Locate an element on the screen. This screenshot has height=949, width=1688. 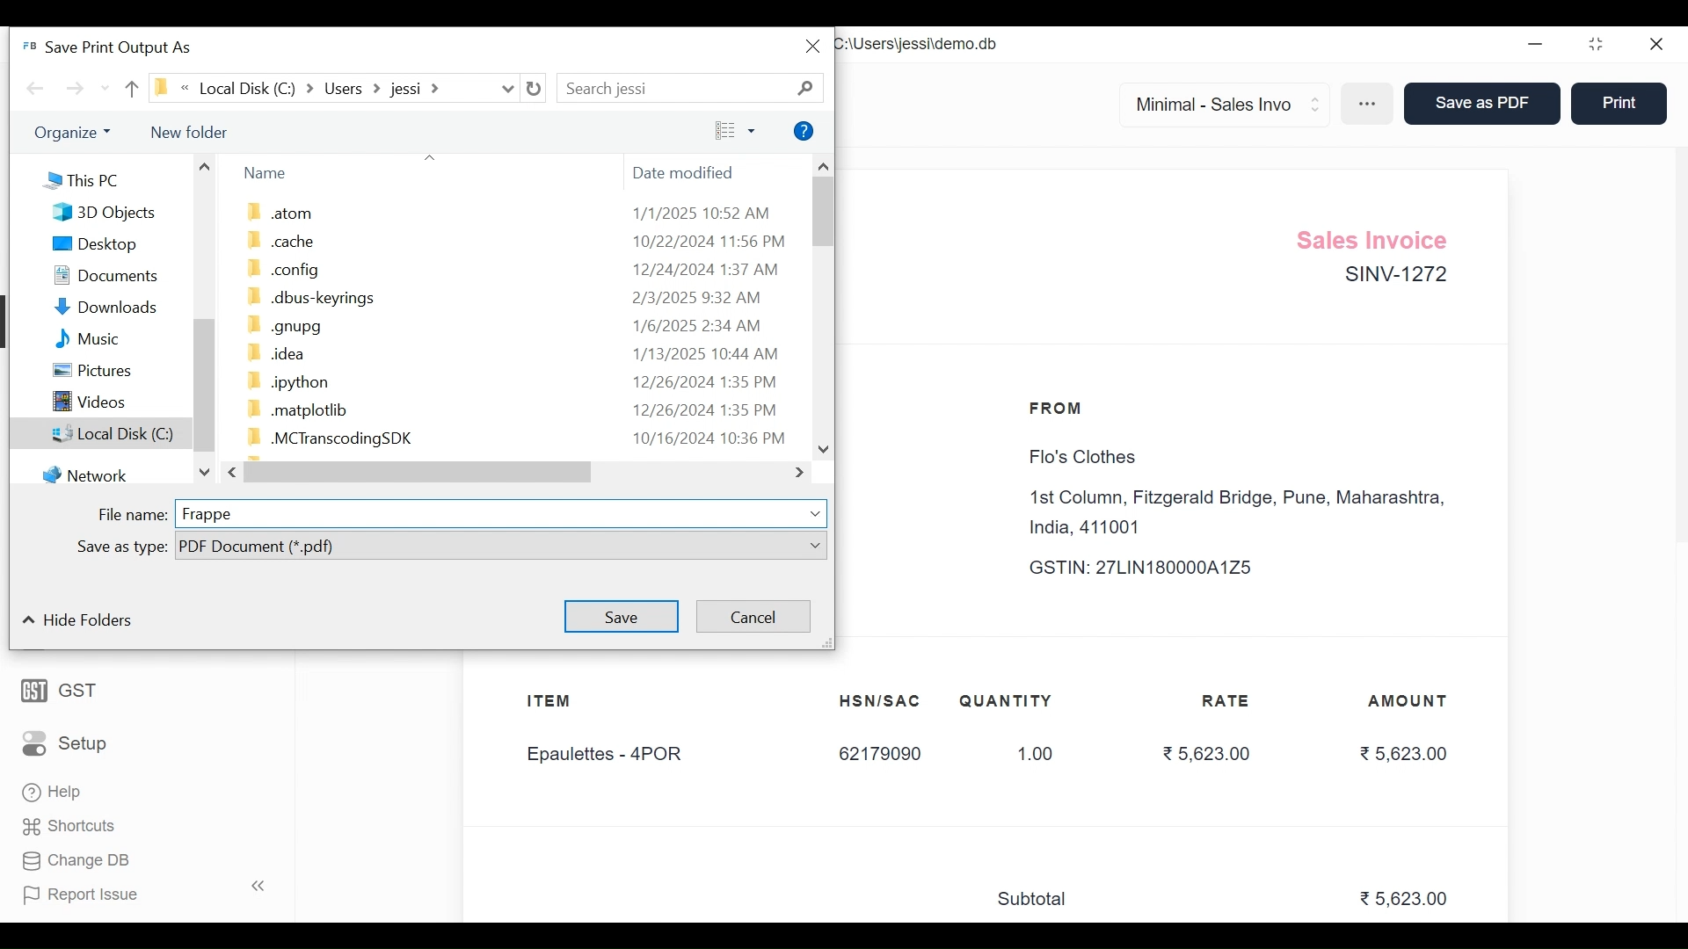
PDF Document (*pdf) is located at coordinates (486, 544).